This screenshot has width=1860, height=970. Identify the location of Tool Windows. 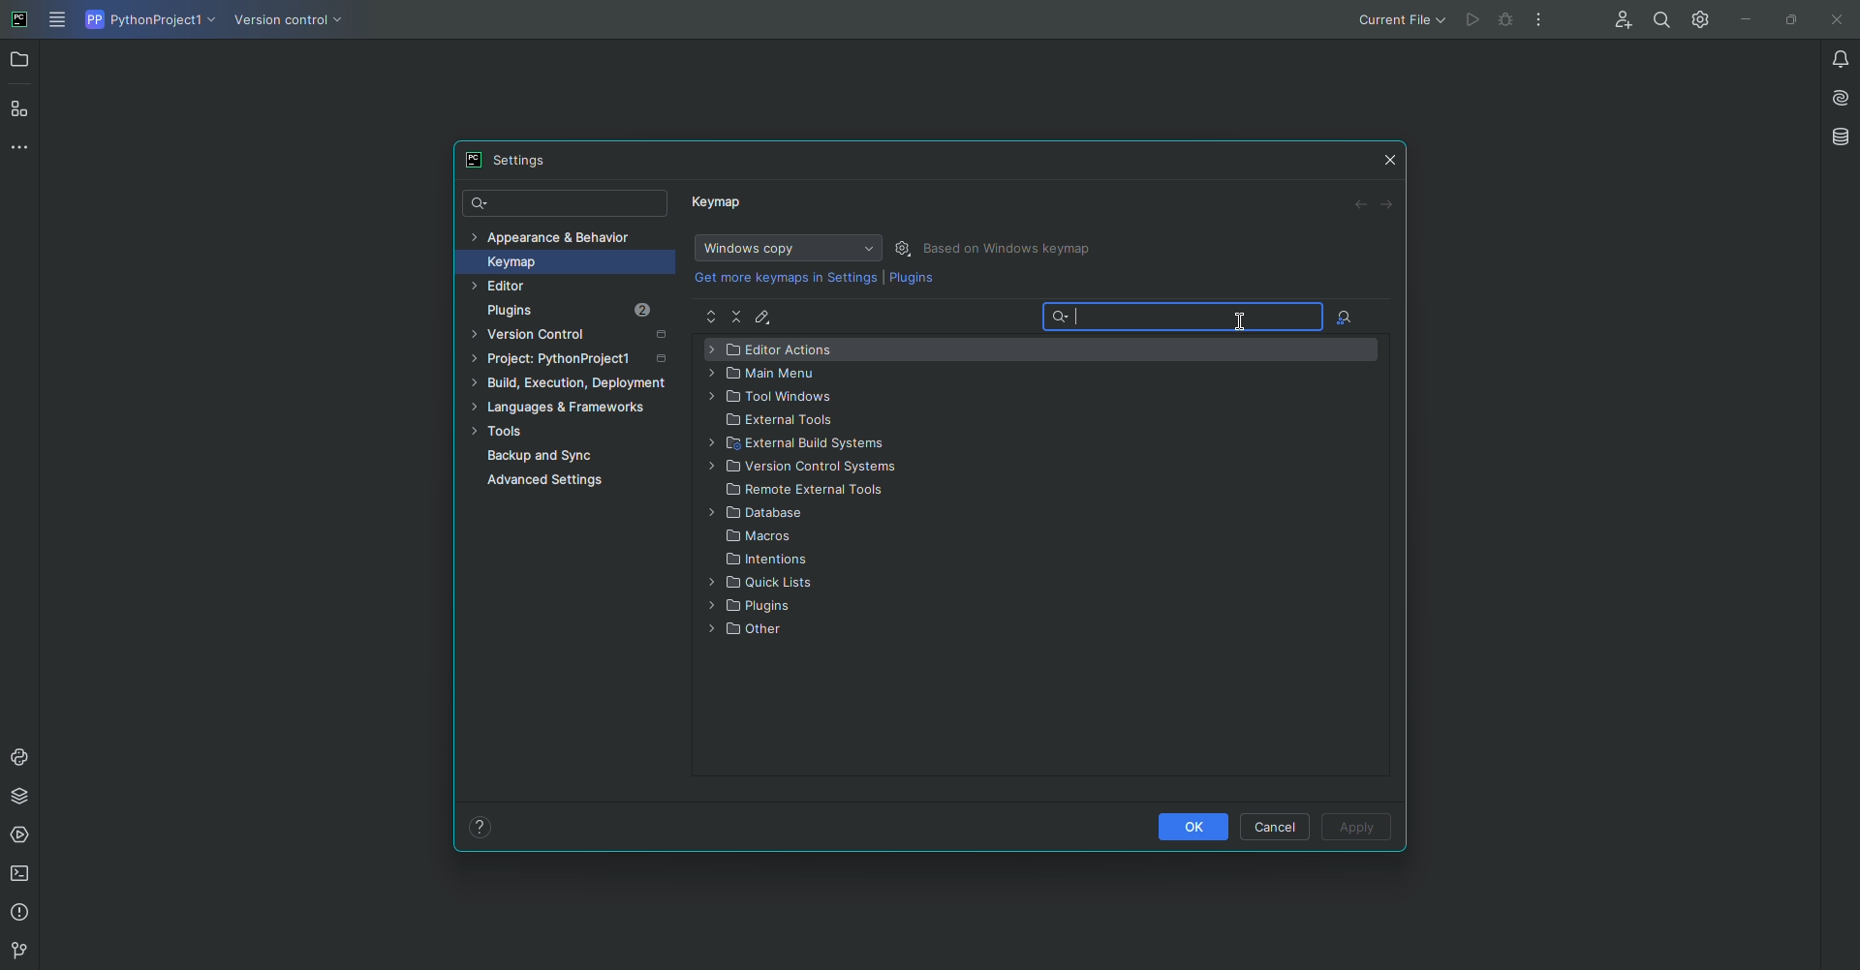
(774, 398).